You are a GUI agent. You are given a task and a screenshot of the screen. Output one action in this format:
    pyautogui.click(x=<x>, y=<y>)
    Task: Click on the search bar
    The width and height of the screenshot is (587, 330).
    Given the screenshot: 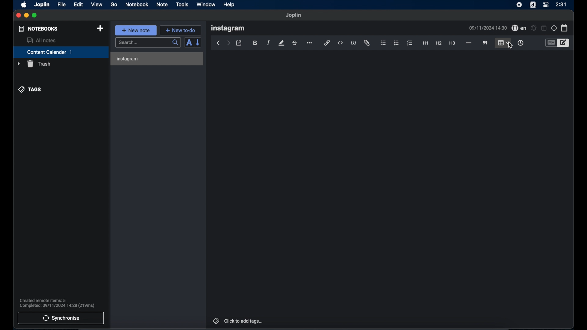 What is the action you would take?
    pyautogui.click(x=148, y=43)
    